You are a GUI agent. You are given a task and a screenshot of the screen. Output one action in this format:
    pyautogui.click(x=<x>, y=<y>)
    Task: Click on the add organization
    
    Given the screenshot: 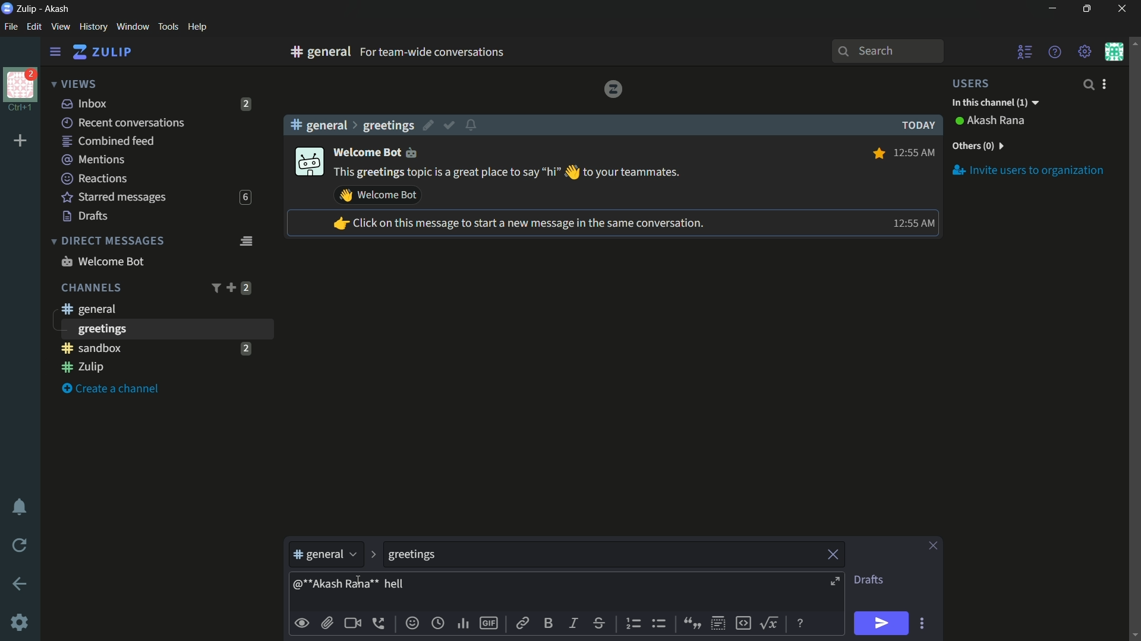 What is the action you would take?
    pyautogui.click(x=21, y=141)
    